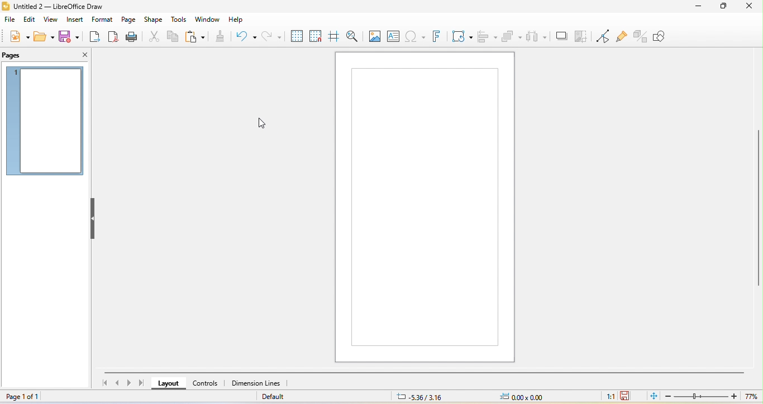 This screenshot has width=763, height=404. Describe the element at coordinates (427, 208) in the screenshot. I see `Changed the canvas size ` at that location.